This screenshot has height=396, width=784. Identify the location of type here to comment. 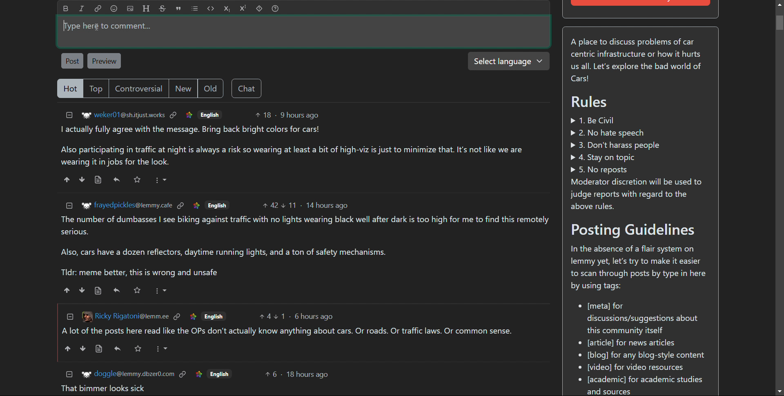
(304, 32).